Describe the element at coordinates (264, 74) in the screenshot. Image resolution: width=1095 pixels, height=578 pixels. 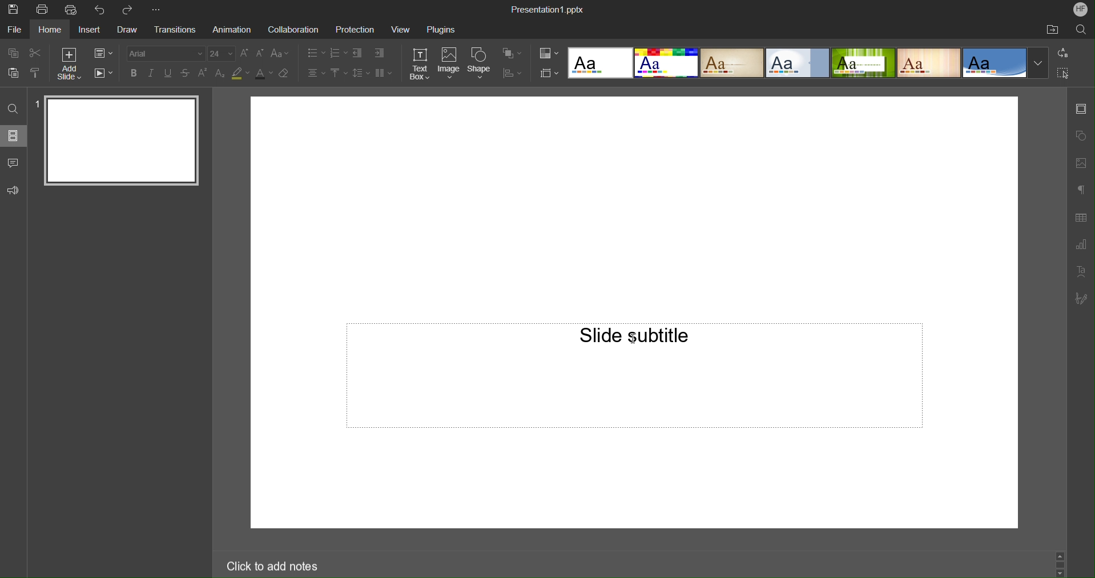
I see `Text Color` at that location.